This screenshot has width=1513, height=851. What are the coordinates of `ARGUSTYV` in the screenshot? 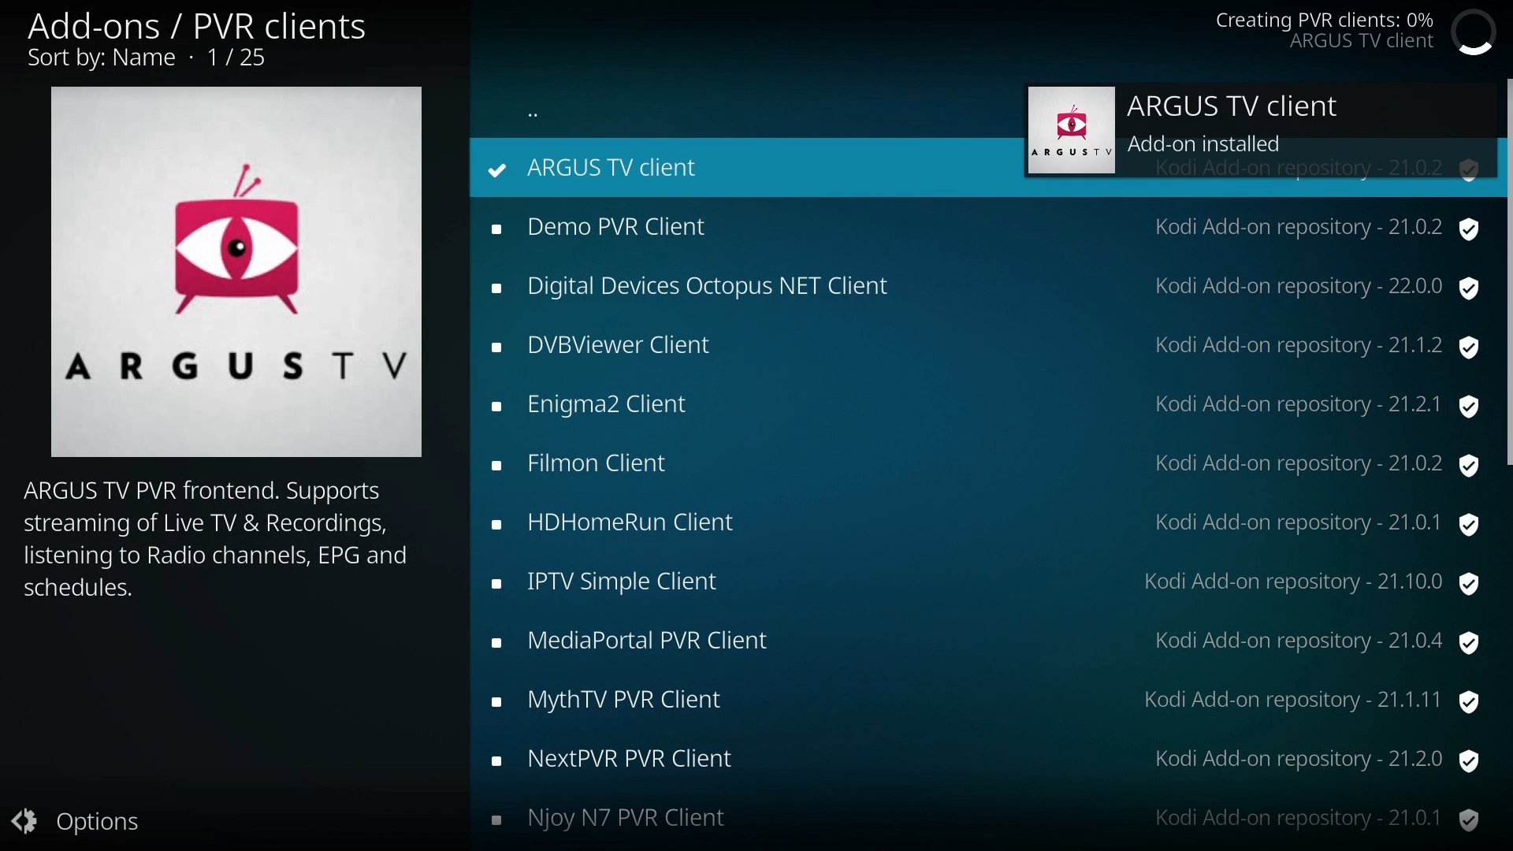 It's located at (231, 271).